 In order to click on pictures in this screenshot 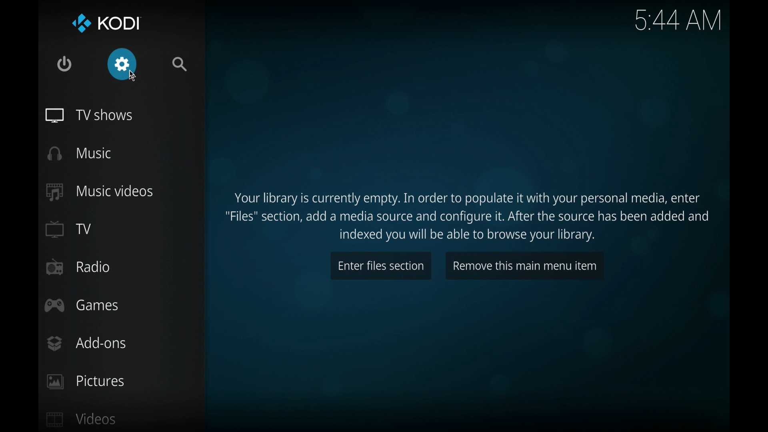, I will do `click(86, 381)`.